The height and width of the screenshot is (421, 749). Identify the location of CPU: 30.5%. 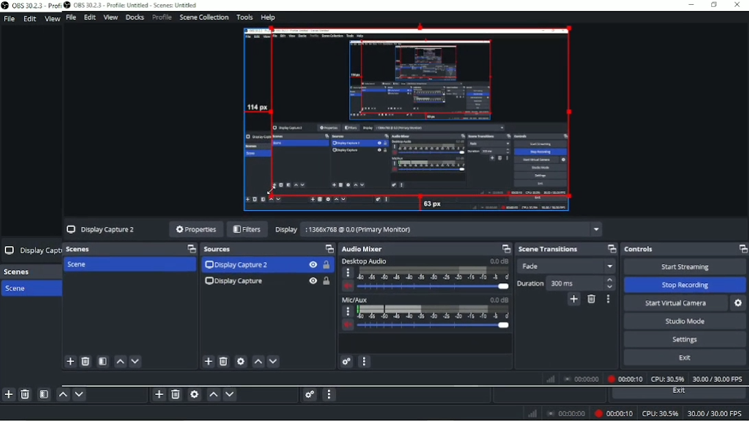
(660, 414).